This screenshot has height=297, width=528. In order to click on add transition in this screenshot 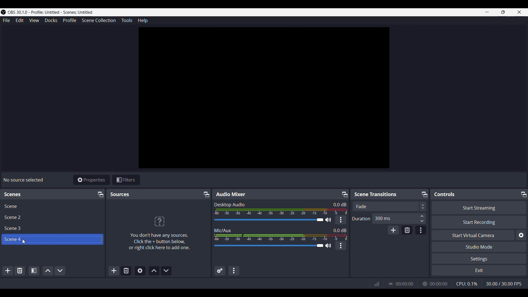, I will do `click(393, 230)`.